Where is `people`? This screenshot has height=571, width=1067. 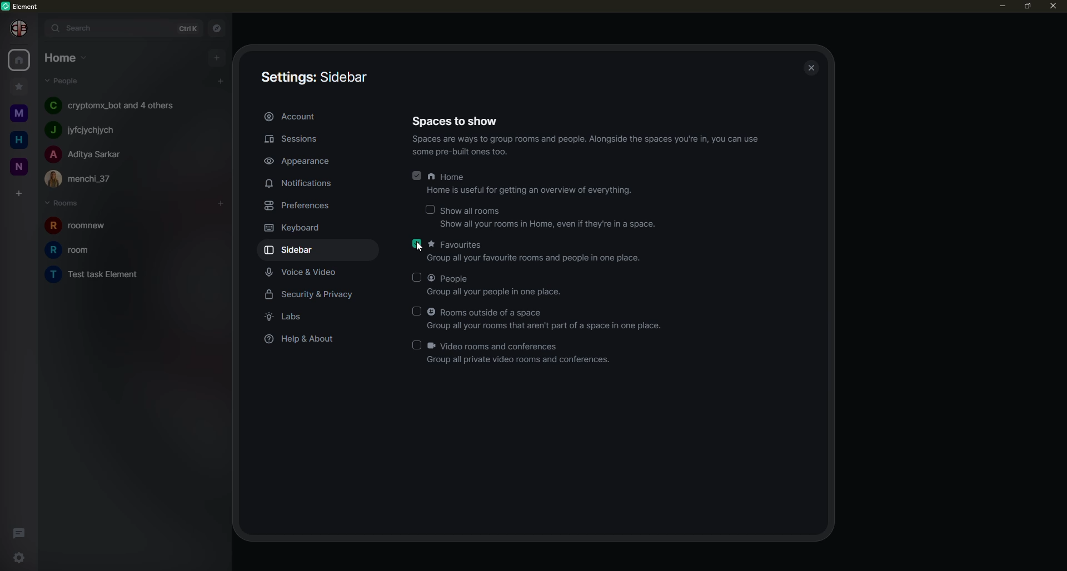 people is located at coordinates (88, 130).